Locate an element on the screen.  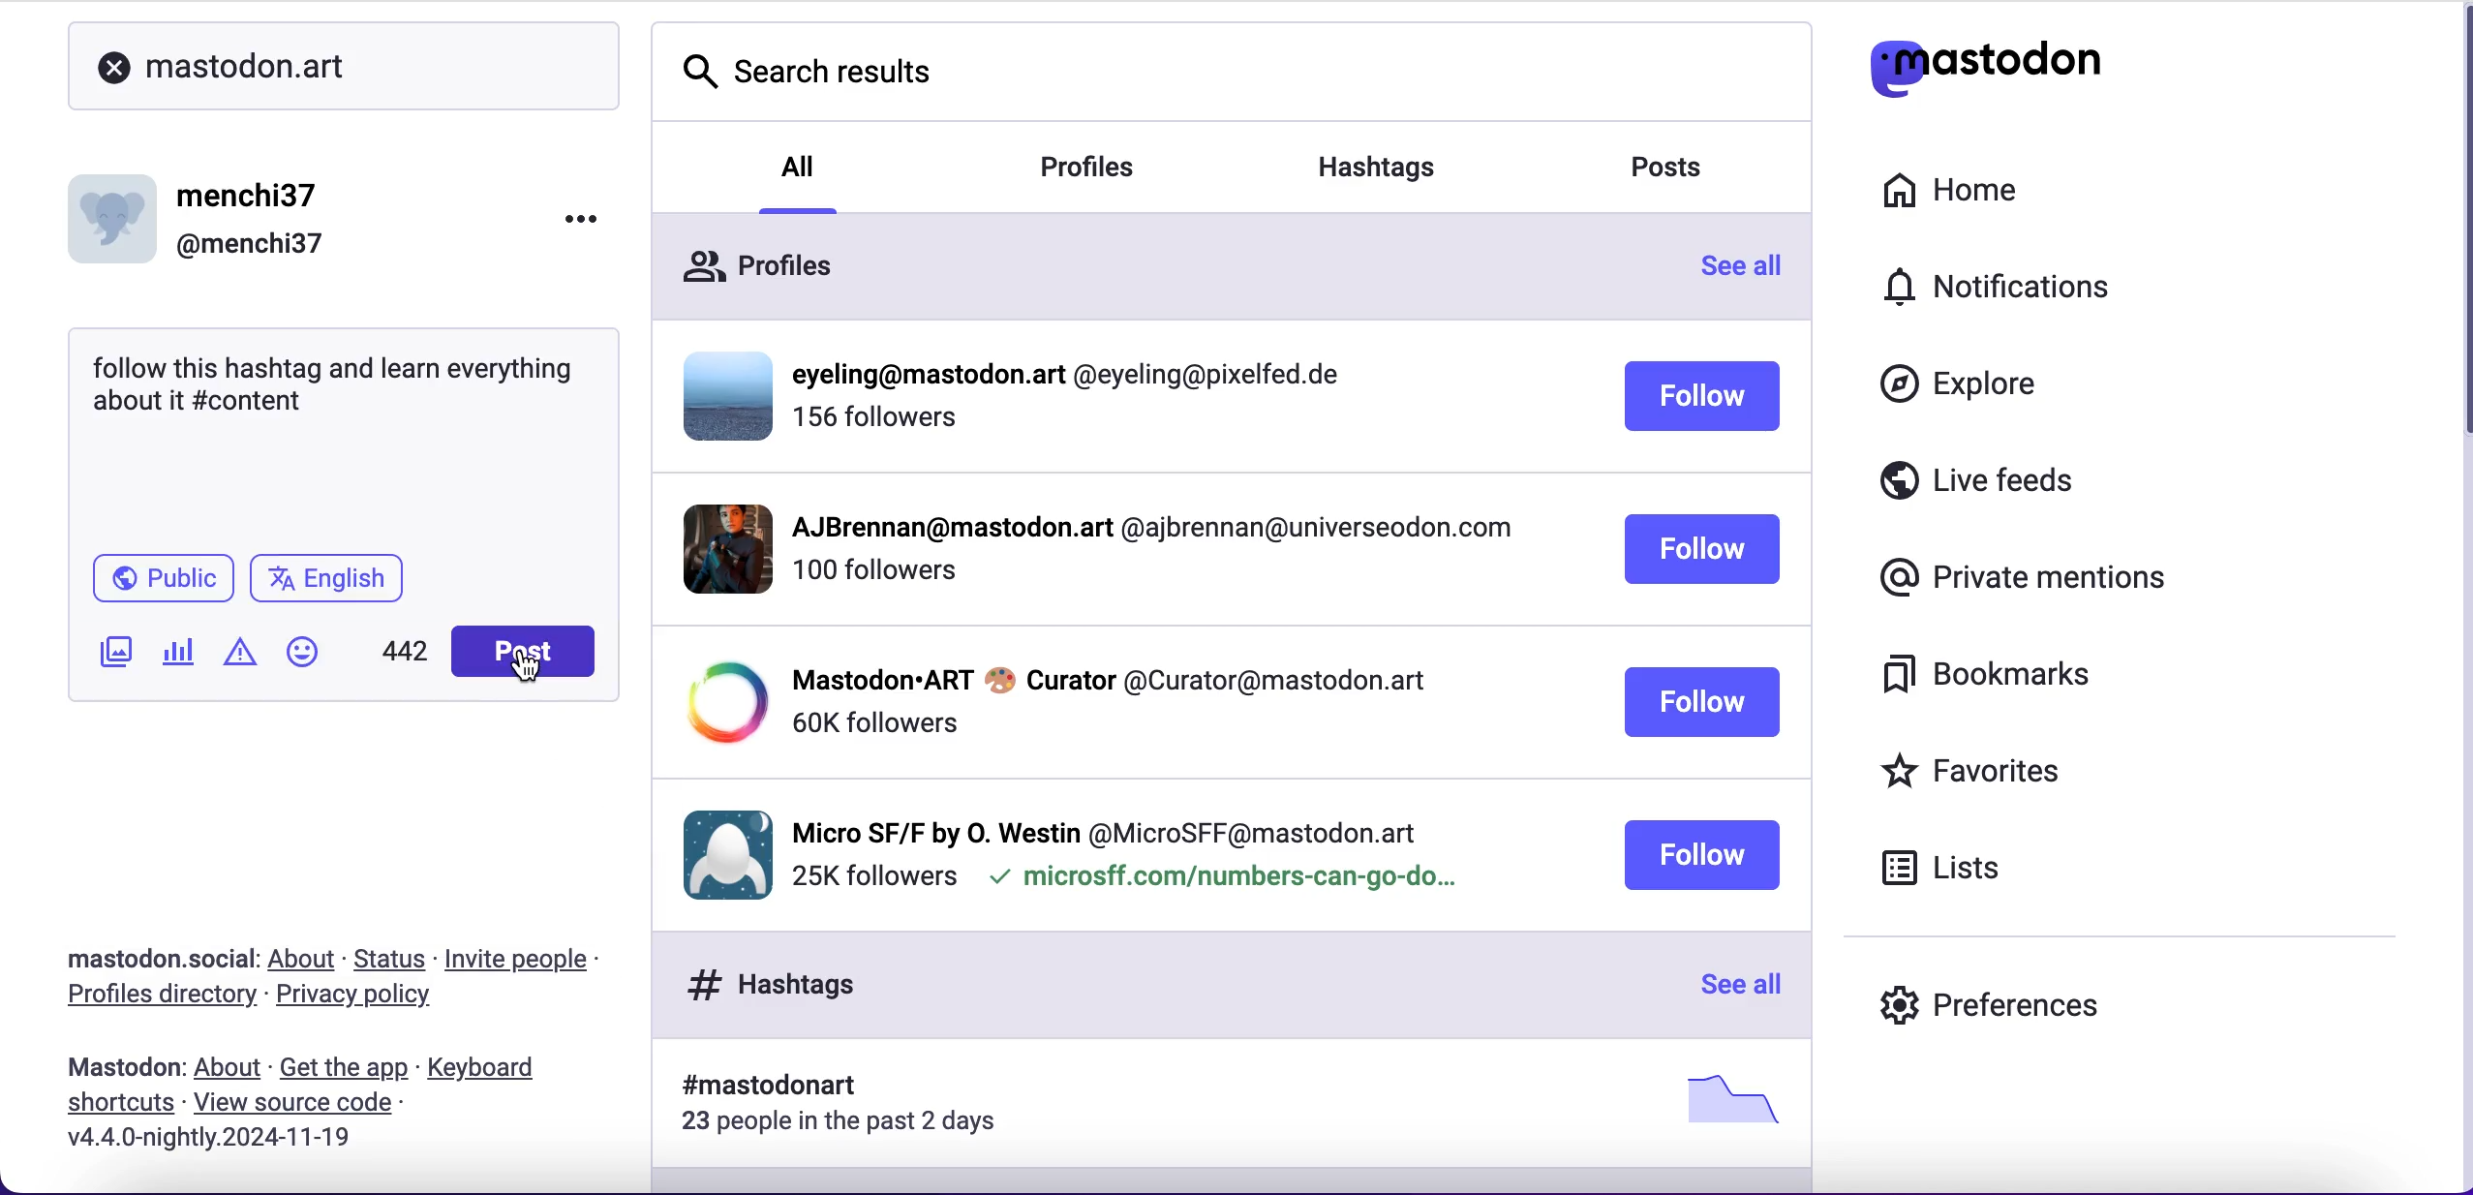
options is located at coordinates (565, 227).